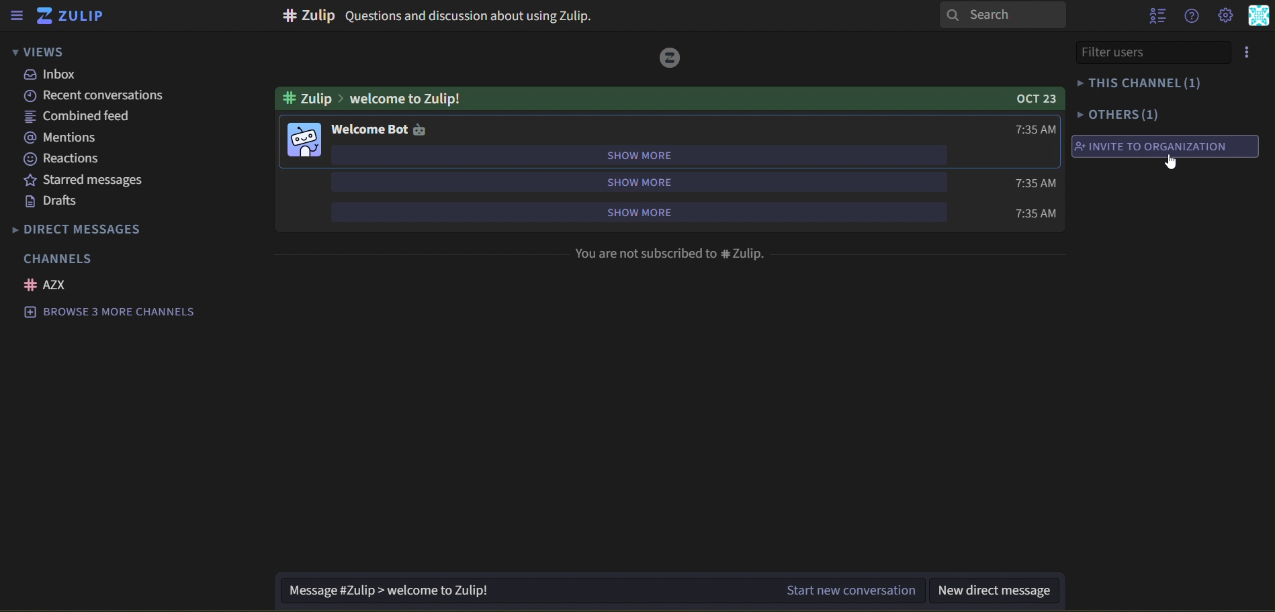 Image resolution: width=1275 pixels, height=612 pixels. I want to click on filter users, so click(1153, 52).